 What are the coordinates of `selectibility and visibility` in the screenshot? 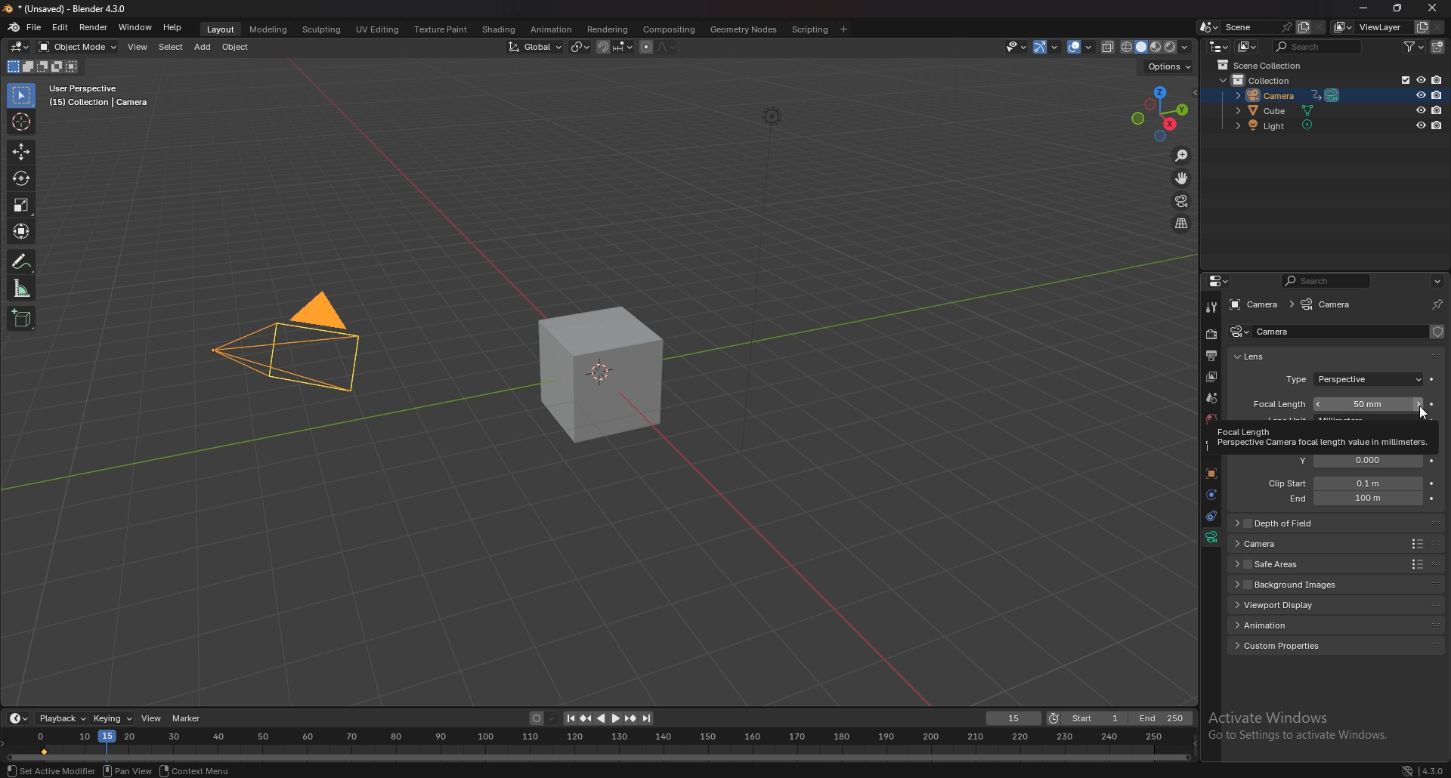 It's located at (1016, 47).